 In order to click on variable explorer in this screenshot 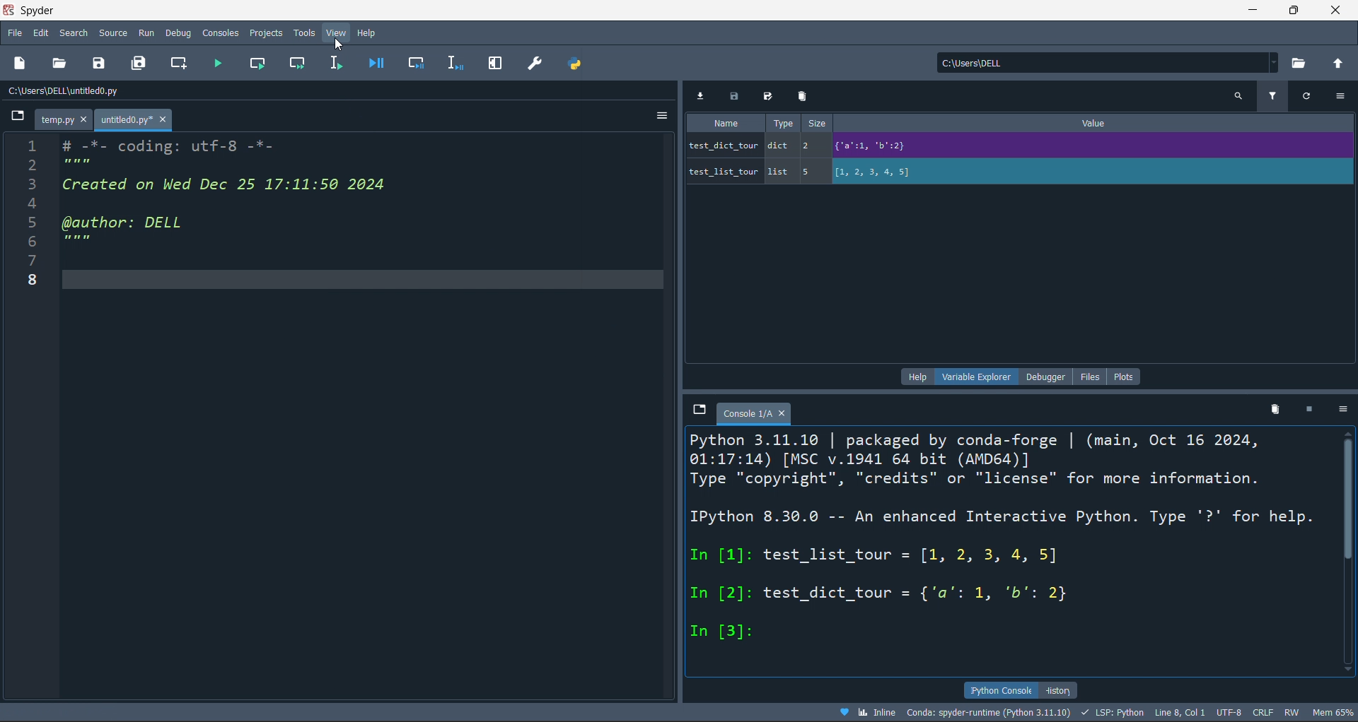, I will do `click(976, 377)`.